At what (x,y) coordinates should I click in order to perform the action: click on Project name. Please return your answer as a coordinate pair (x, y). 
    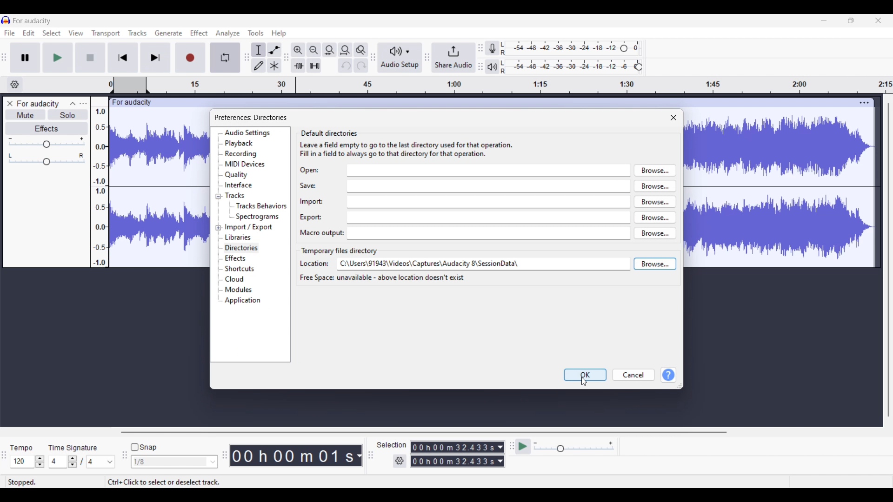
    Looking at the image, I should click on (132, 103).